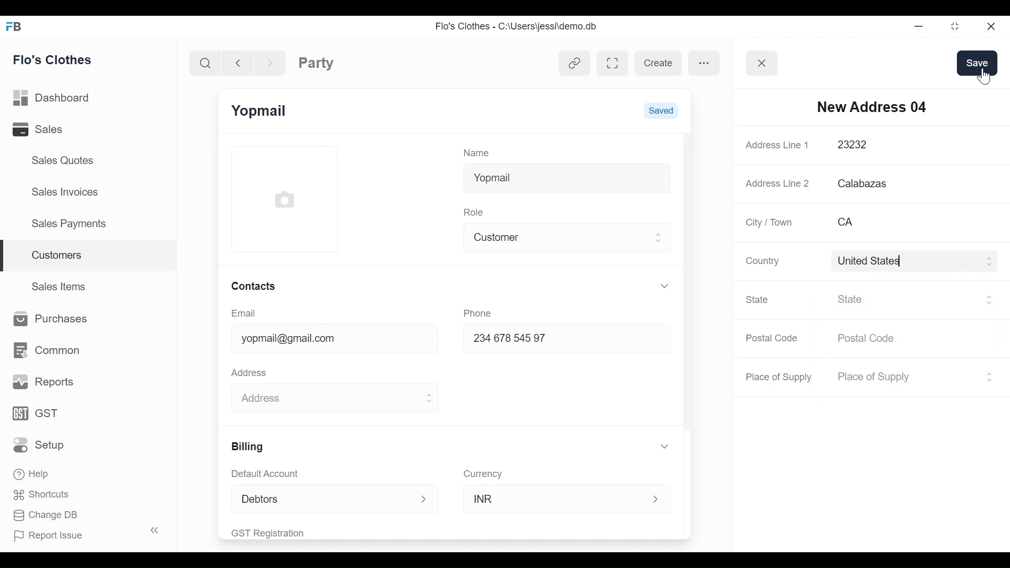 The width and height of the screenshot is (1010, 568). Describe the element at coordinates (613, 63) in the screenshot. I see `Toggle between form and full width view` at that location.